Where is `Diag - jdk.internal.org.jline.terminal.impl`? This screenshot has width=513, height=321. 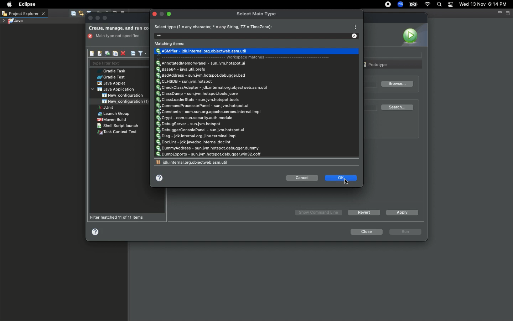 Diag - jdk.internal.org.jline.terminal.impl is located at coordinates (197, 136).